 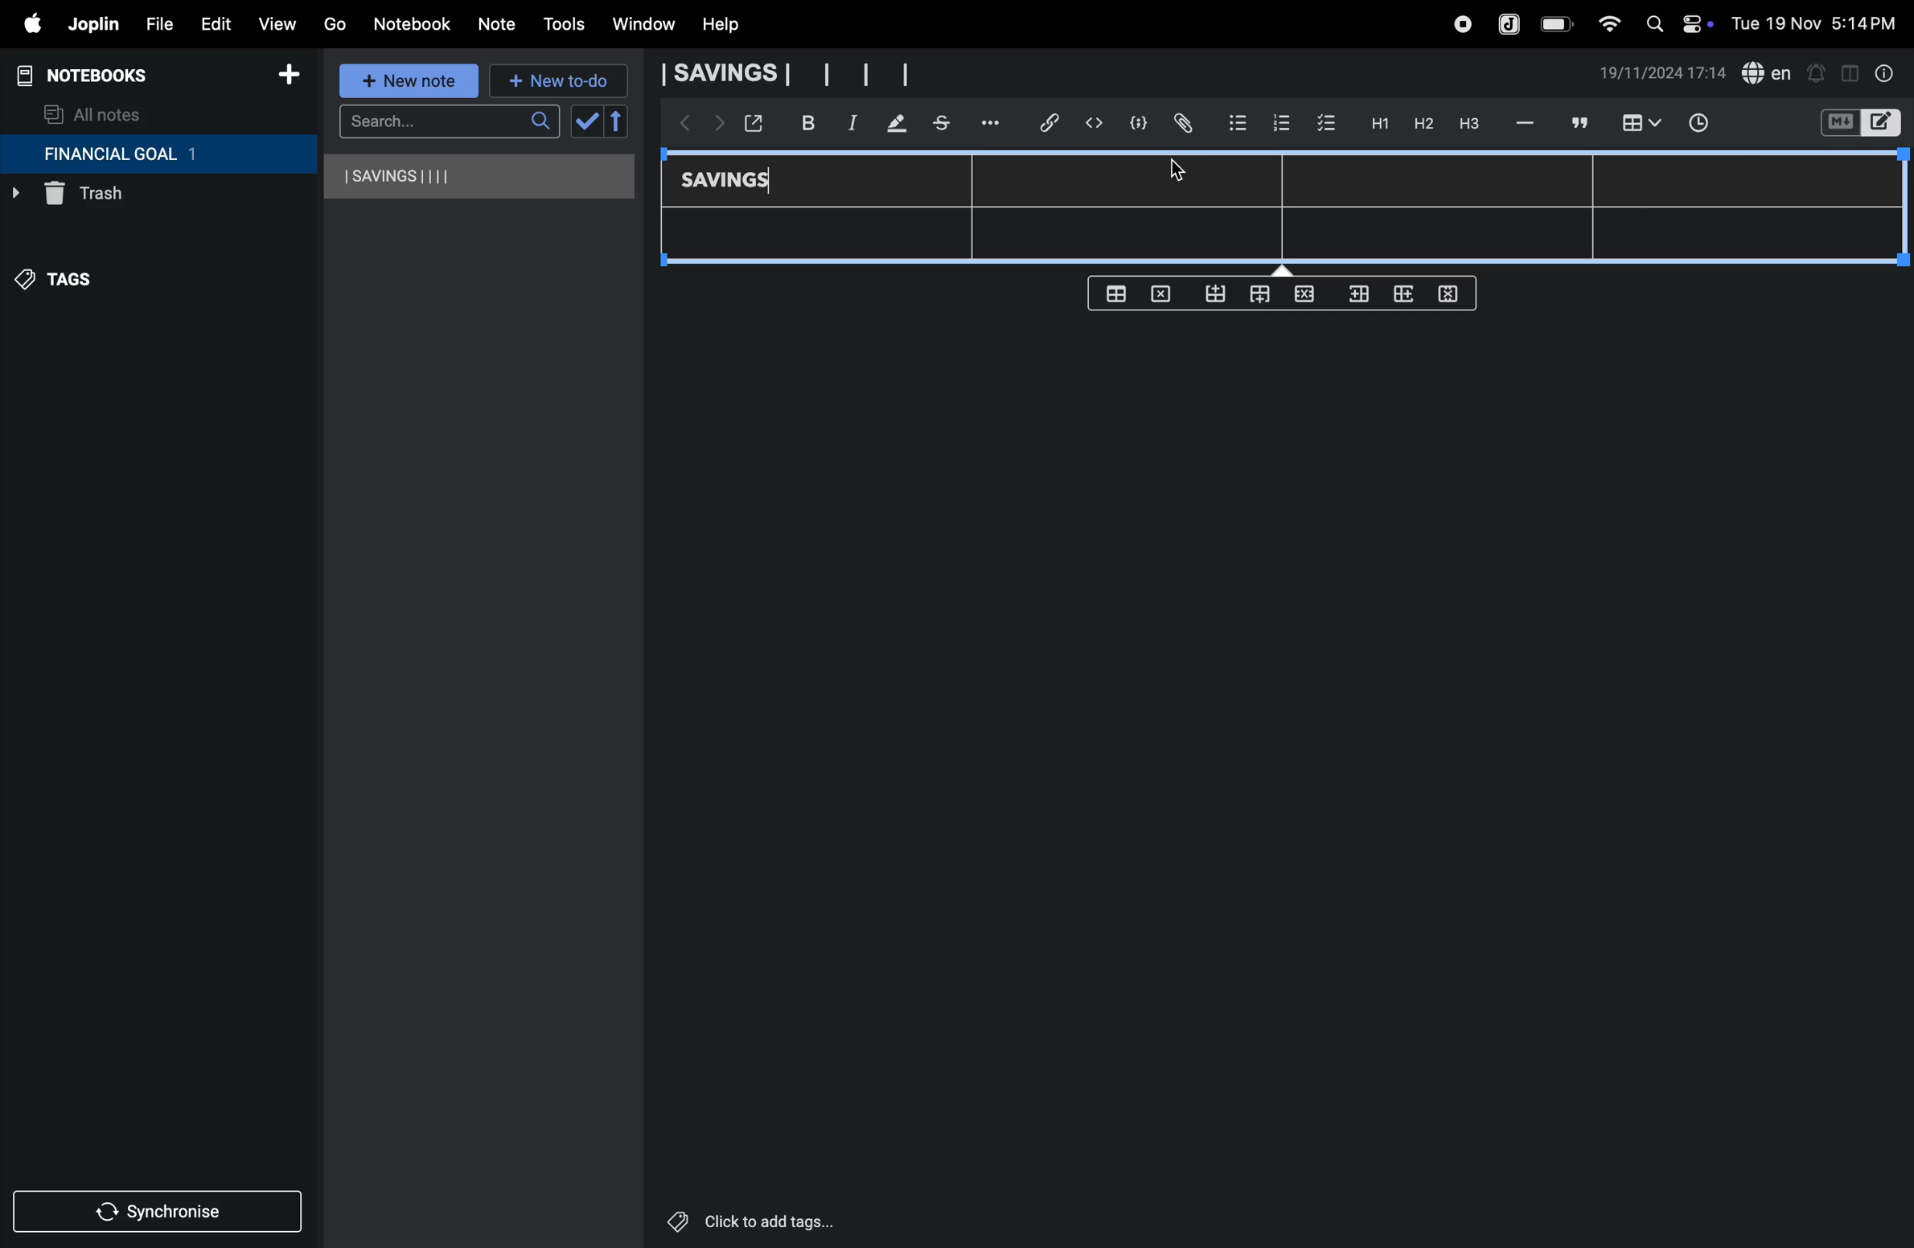 What do you see at coordinates (1401, 298) in the screenshot?
I see `add rows` at bounding box center [1401, 298].